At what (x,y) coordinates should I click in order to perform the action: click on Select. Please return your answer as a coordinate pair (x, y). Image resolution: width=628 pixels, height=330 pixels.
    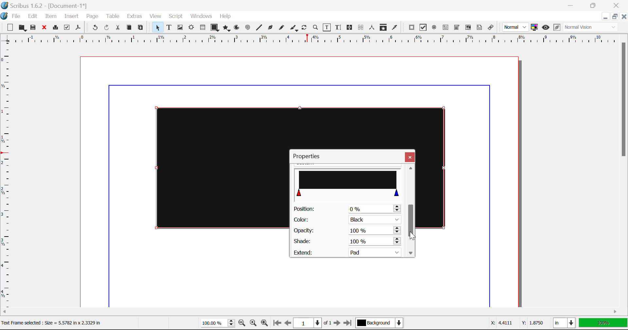
    Looking at the image, I should click on (157, 27).